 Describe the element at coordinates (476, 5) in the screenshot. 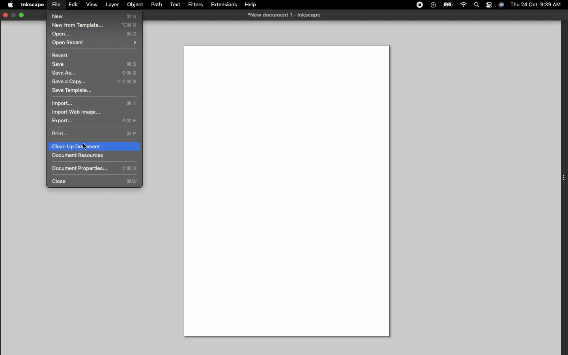

I see `Search` at that location.